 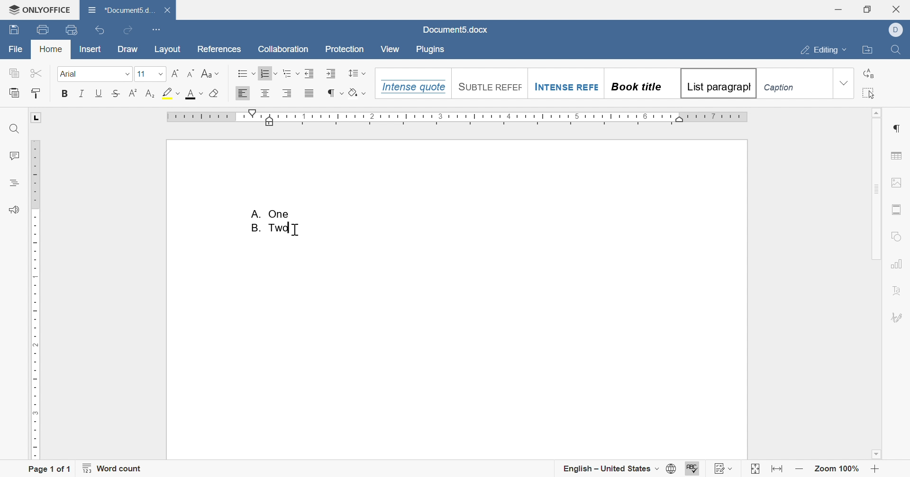 I want to click on open file location, so click(x=870, y=51).